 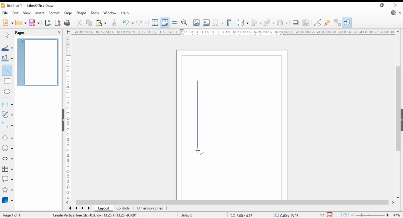 What do you see at coordinates (7, 82) in the screenshot?
I see `rectangle` at bounding box center [7, 82].